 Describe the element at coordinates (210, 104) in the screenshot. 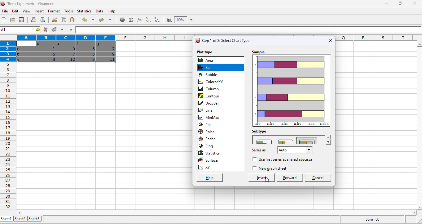

I see `drop bar` at that location.